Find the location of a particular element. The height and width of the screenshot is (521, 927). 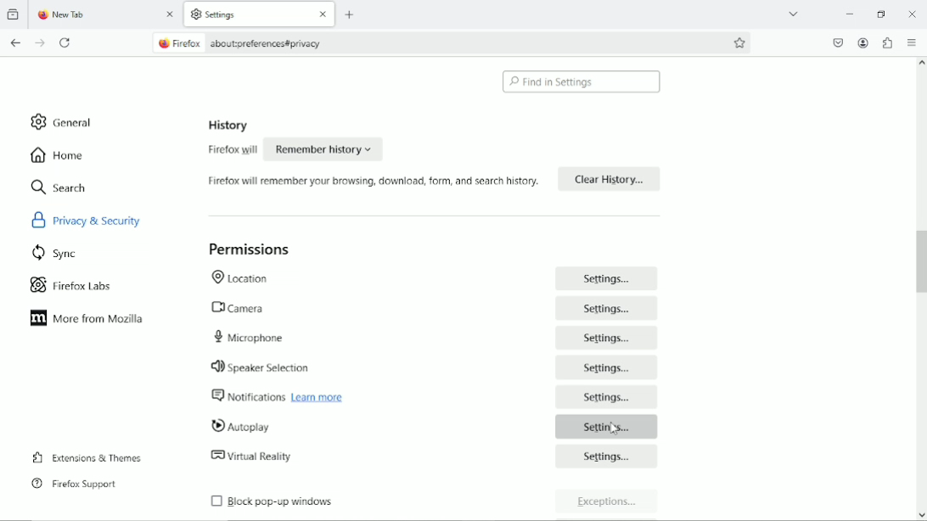

firefox logo is located at coordinates (41, 16).